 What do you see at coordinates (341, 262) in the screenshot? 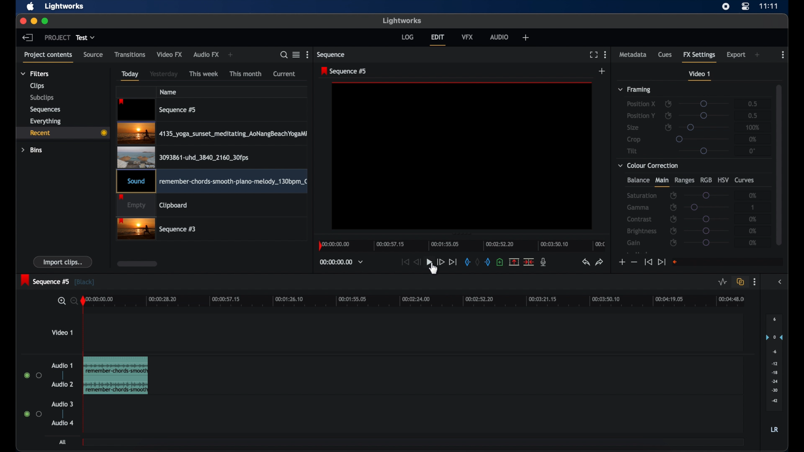
I see `timecodes and reels` at bounding box center [341, 262].